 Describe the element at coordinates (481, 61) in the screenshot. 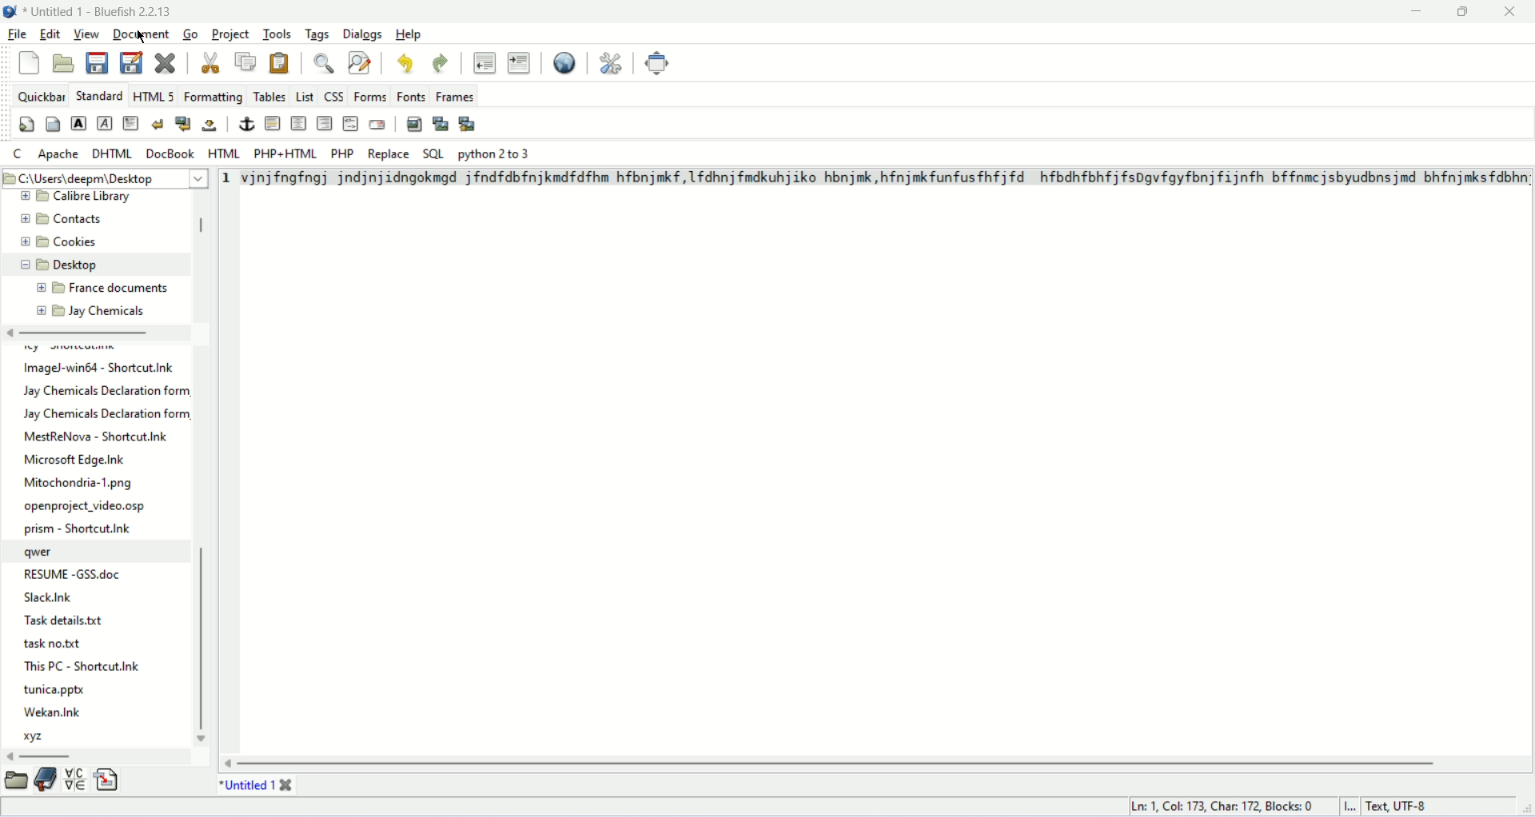

I see `unindent` at that location.